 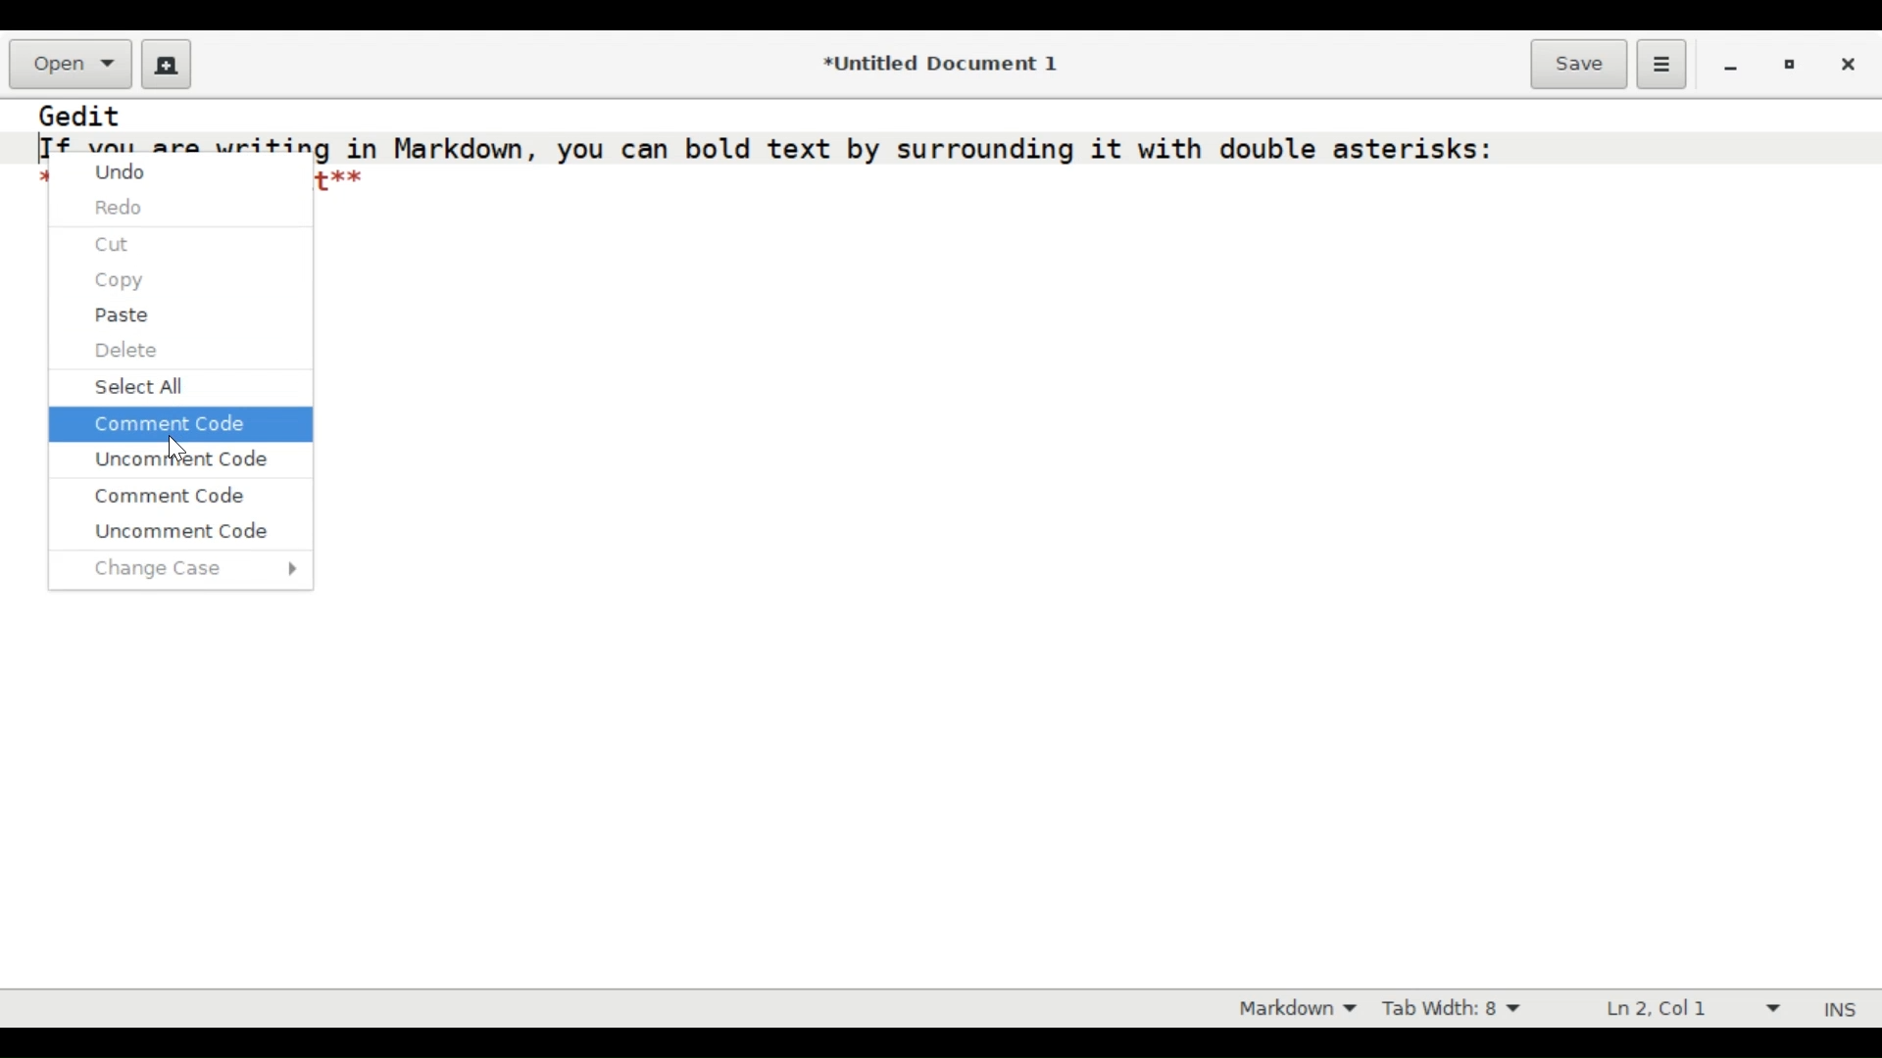 What do you see at coordinates (127, 350) in the screenshot?
I see `Delete` at bounding box center [127, 350].